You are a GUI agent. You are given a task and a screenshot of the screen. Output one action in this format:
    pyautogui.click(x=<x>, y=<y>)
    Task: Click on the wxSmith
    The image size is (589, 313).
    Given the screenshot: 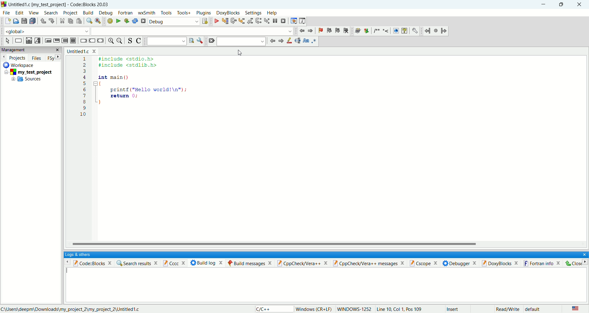 What is the action you would take?
    pyautogui.click(x=146, y=14)
    